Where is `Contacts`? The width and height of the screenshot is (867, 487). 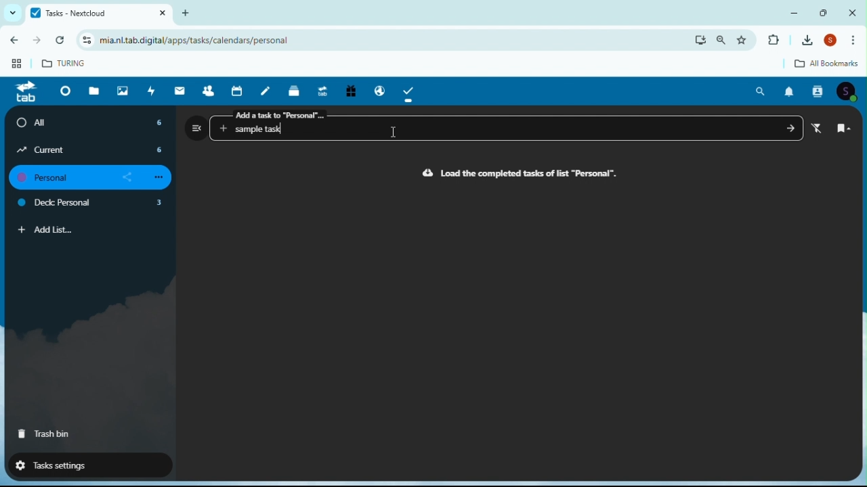 Contacts is located at coordinates (208, 90).